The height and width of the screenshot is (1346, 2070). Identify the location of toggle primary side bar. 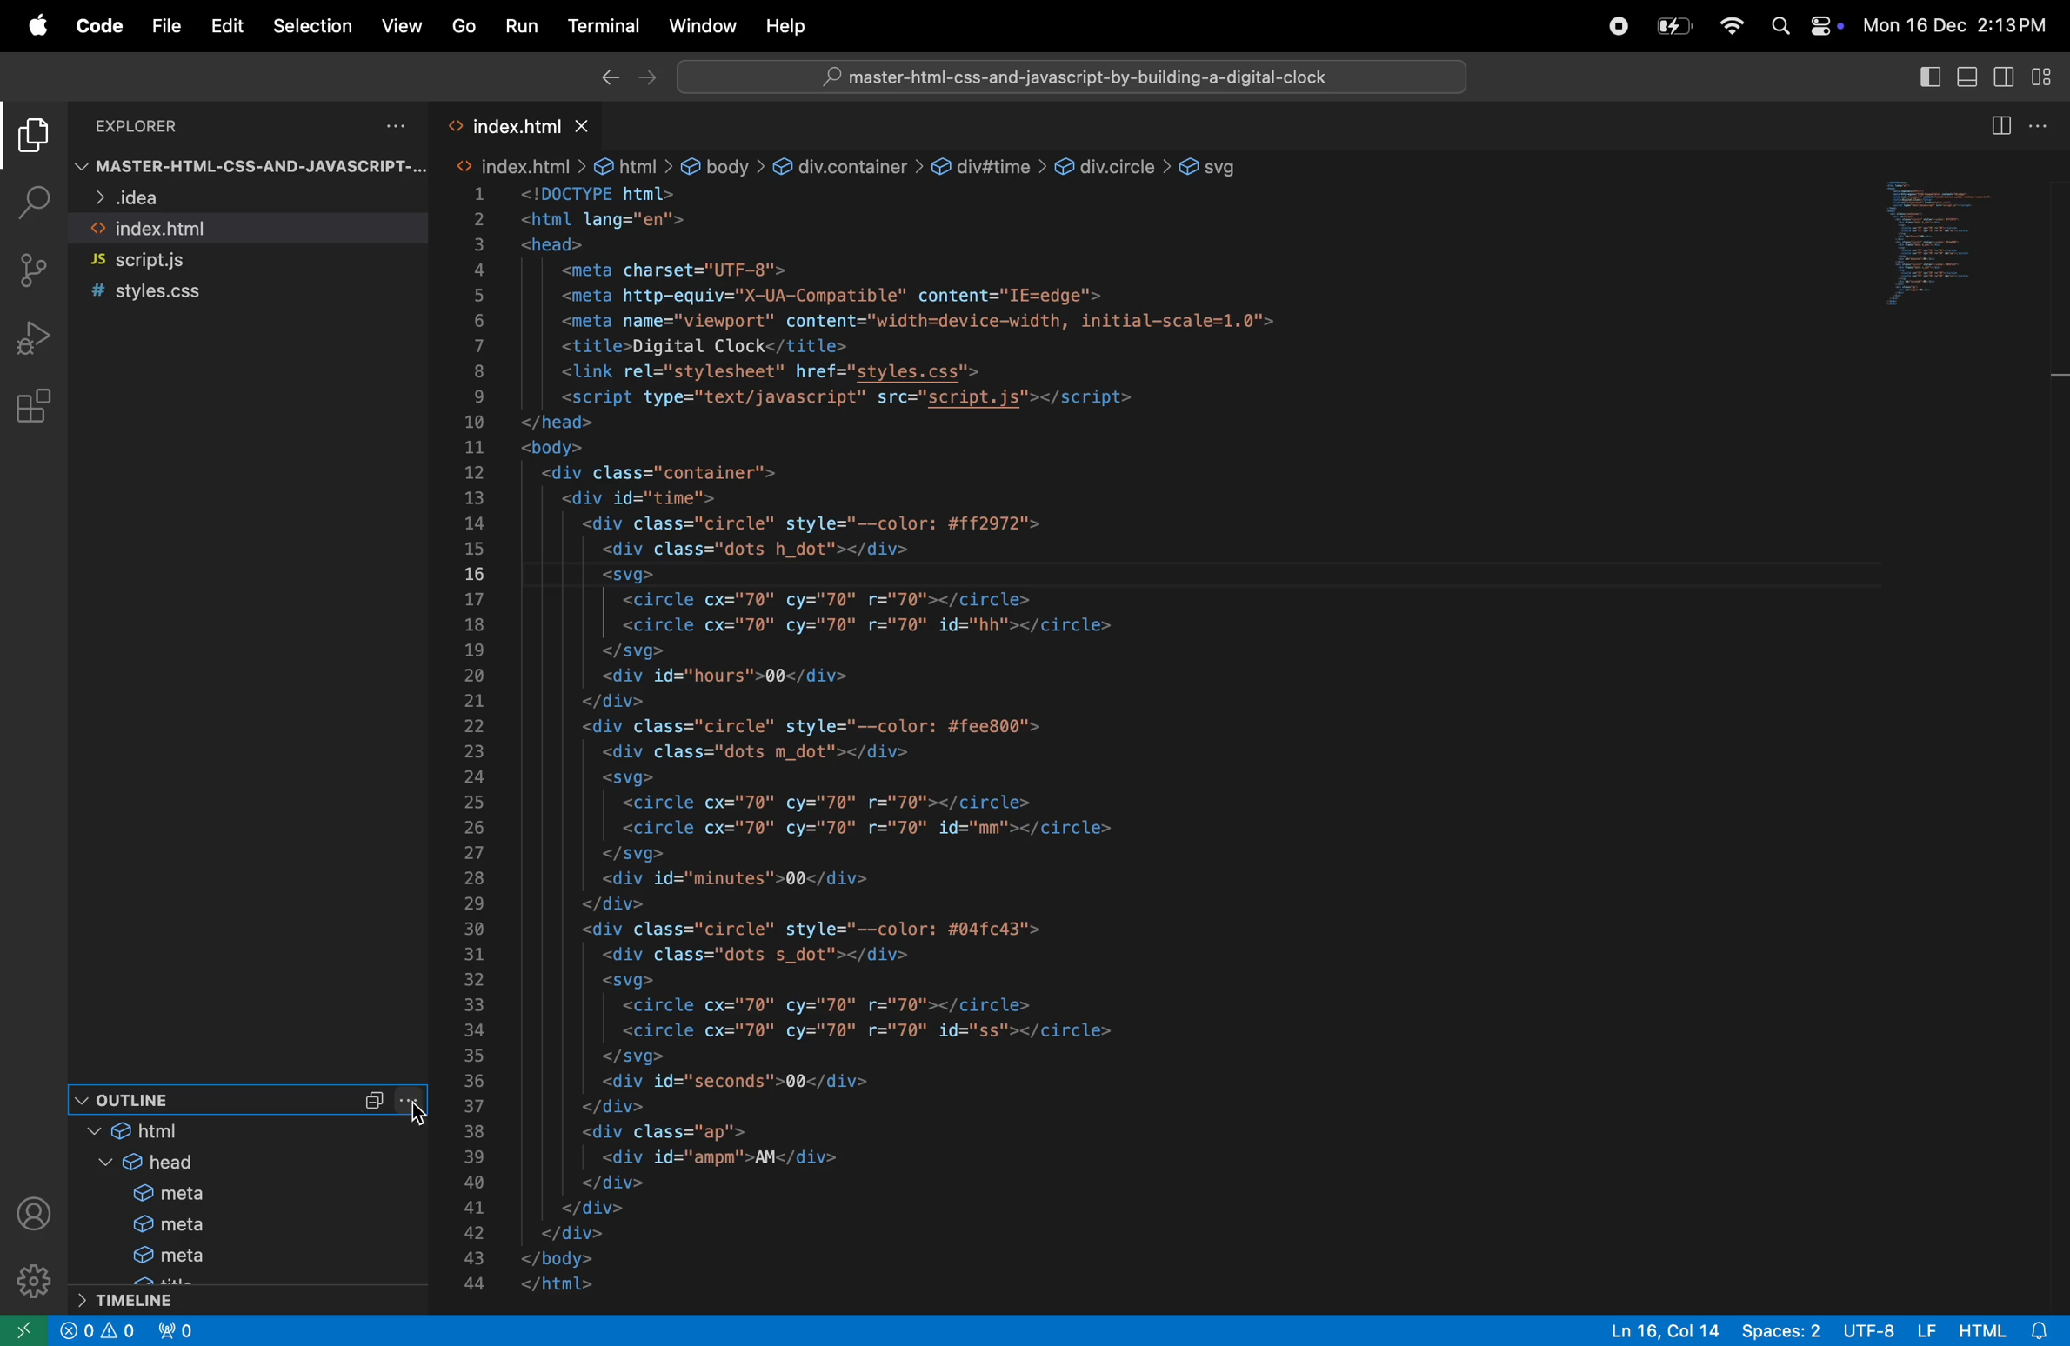
(1928, 75).